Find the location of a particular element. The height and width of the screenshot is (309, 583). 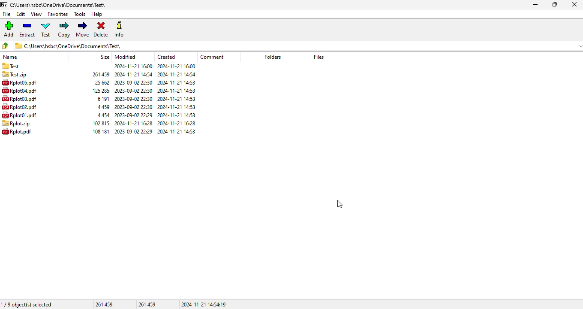

created date & time is located at coordinates (176, 131).